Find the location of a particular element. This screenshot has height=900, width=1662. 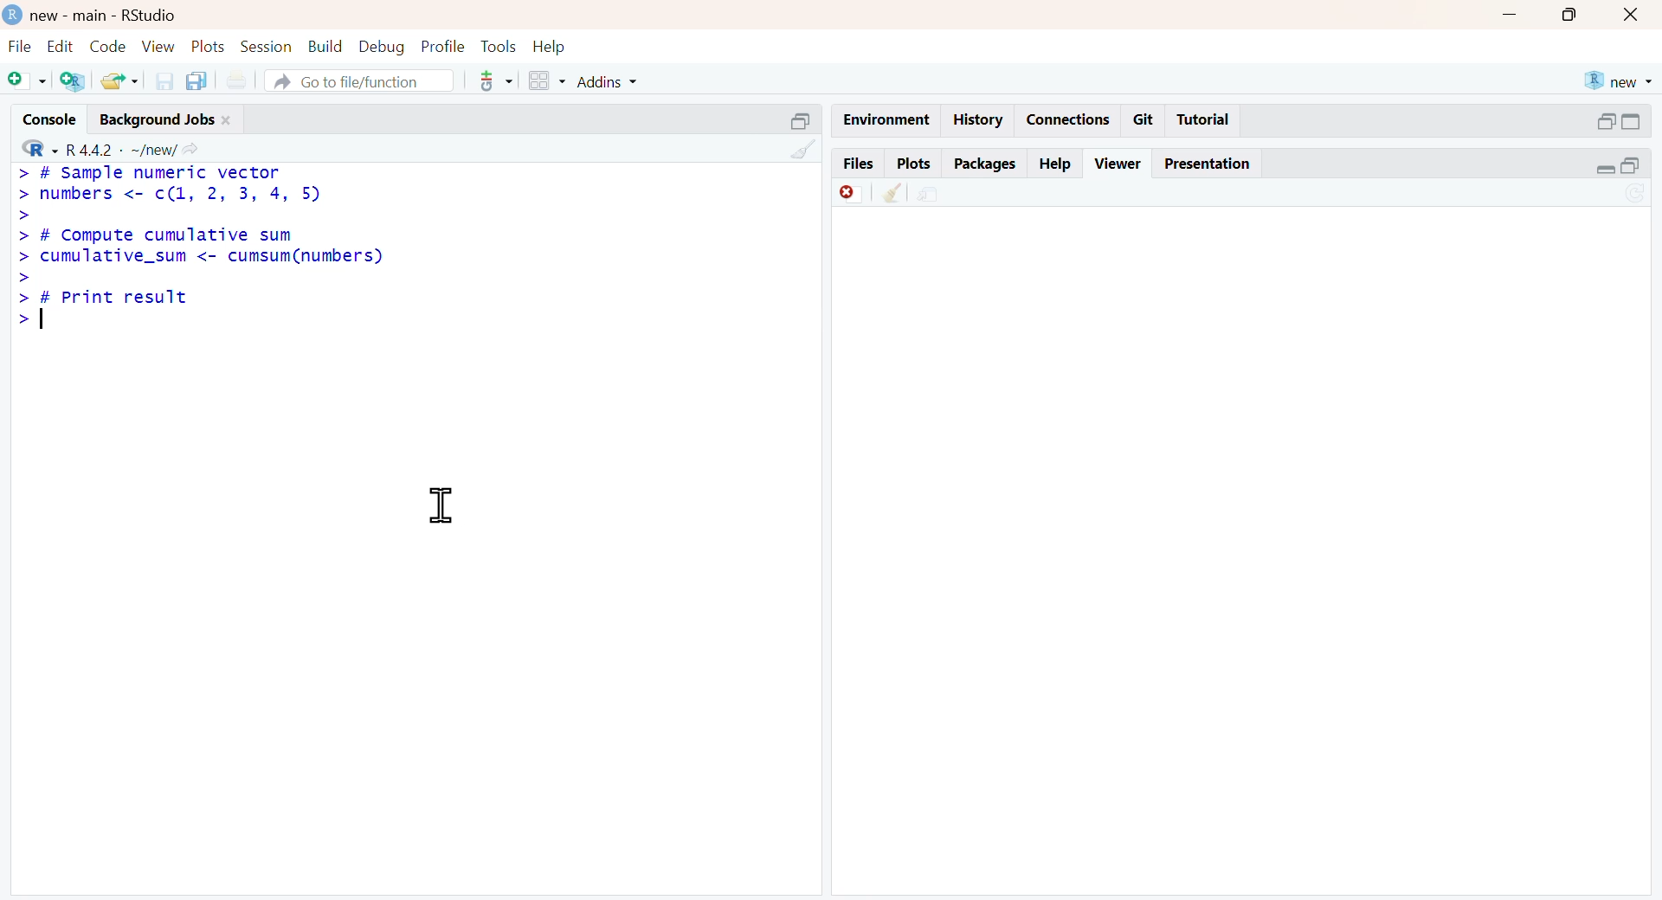

expand/collapse is located at coordinates (1604, 169).